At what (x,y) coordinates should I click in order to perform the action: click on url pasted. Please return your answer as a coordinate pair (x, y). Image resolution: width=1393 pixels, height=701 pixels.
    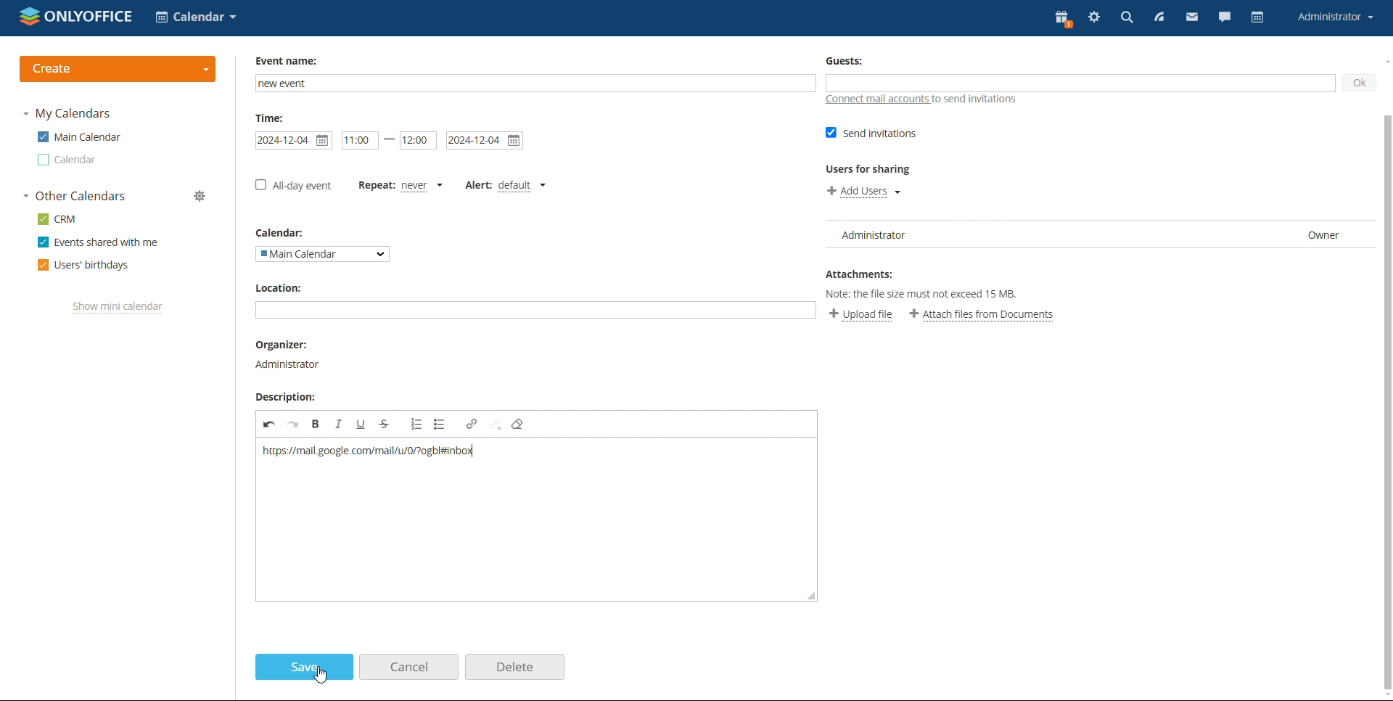
    Looking at the image, I should click on (369, 450).